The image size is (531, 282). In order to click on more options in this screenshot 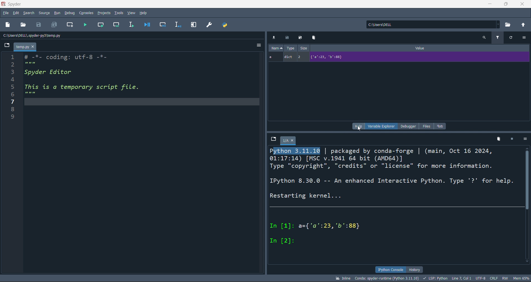, I will do `click(524, 39)`.